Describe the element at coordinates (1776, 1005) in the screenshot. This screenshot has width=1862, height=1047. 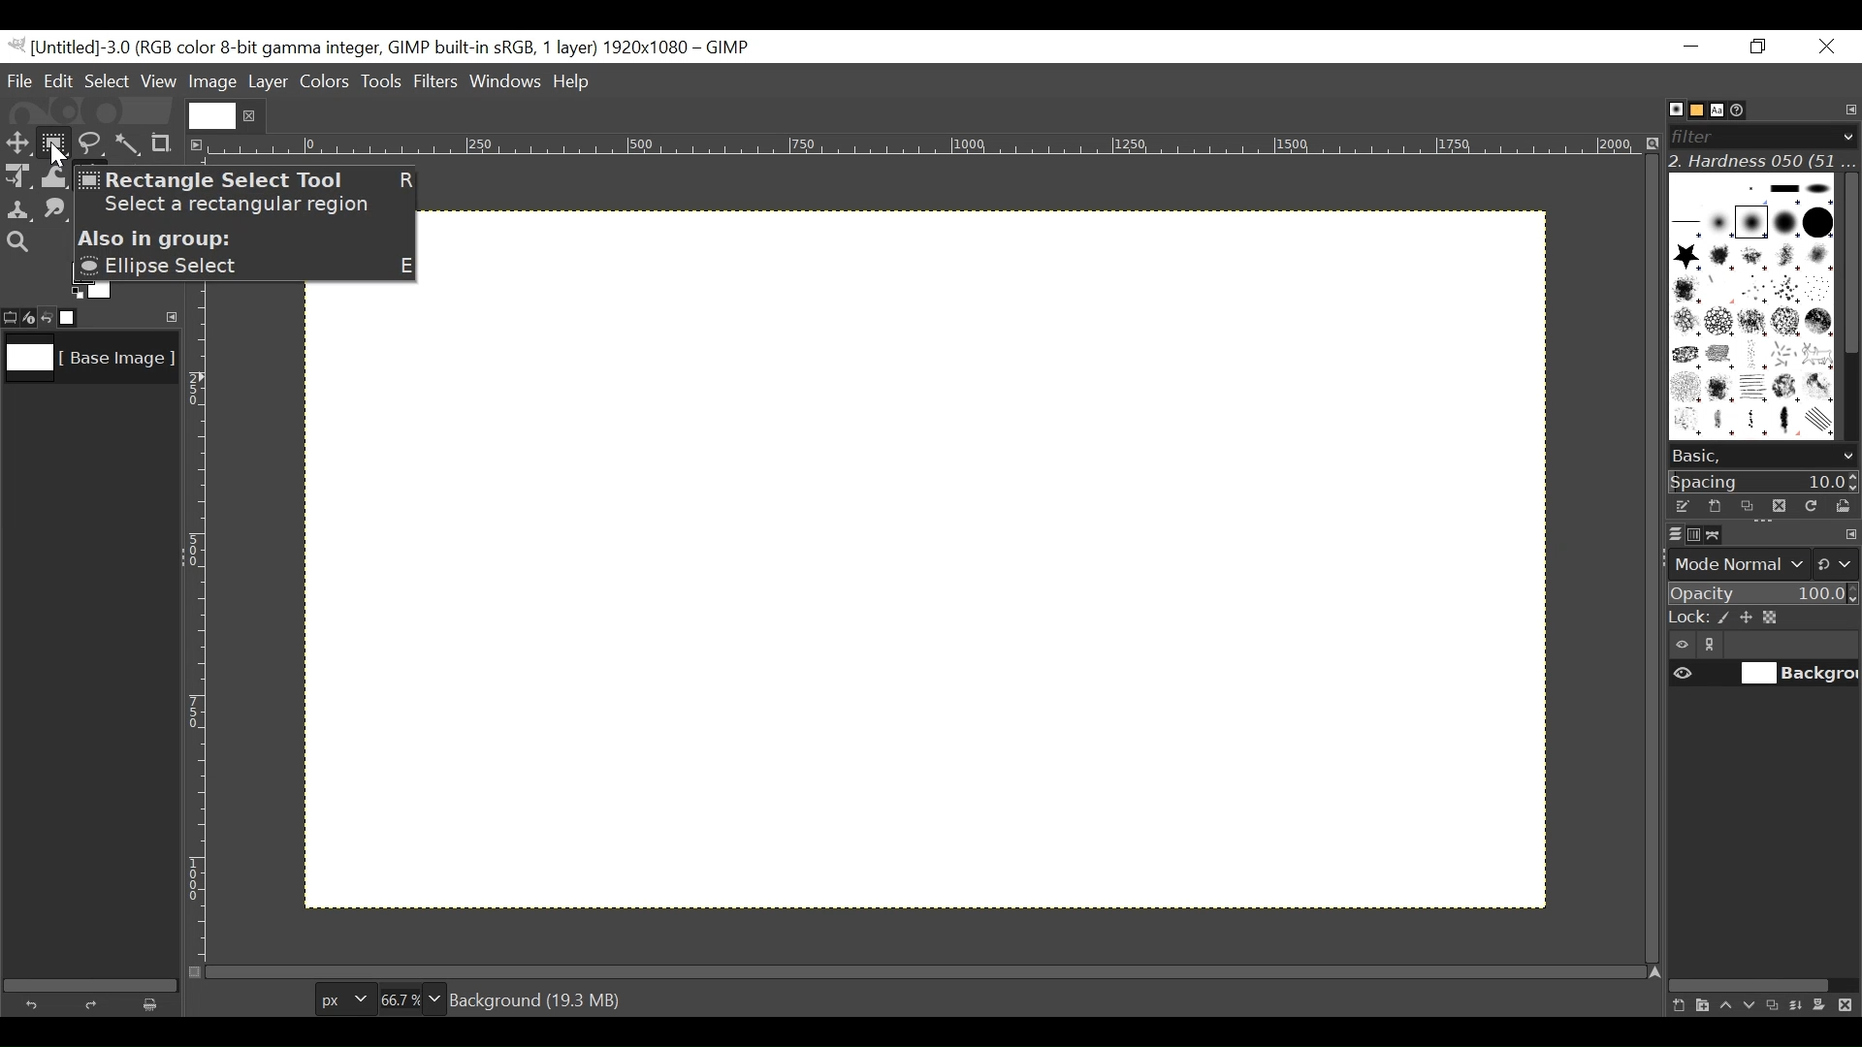
I see `Duplicate this layer` at that location.